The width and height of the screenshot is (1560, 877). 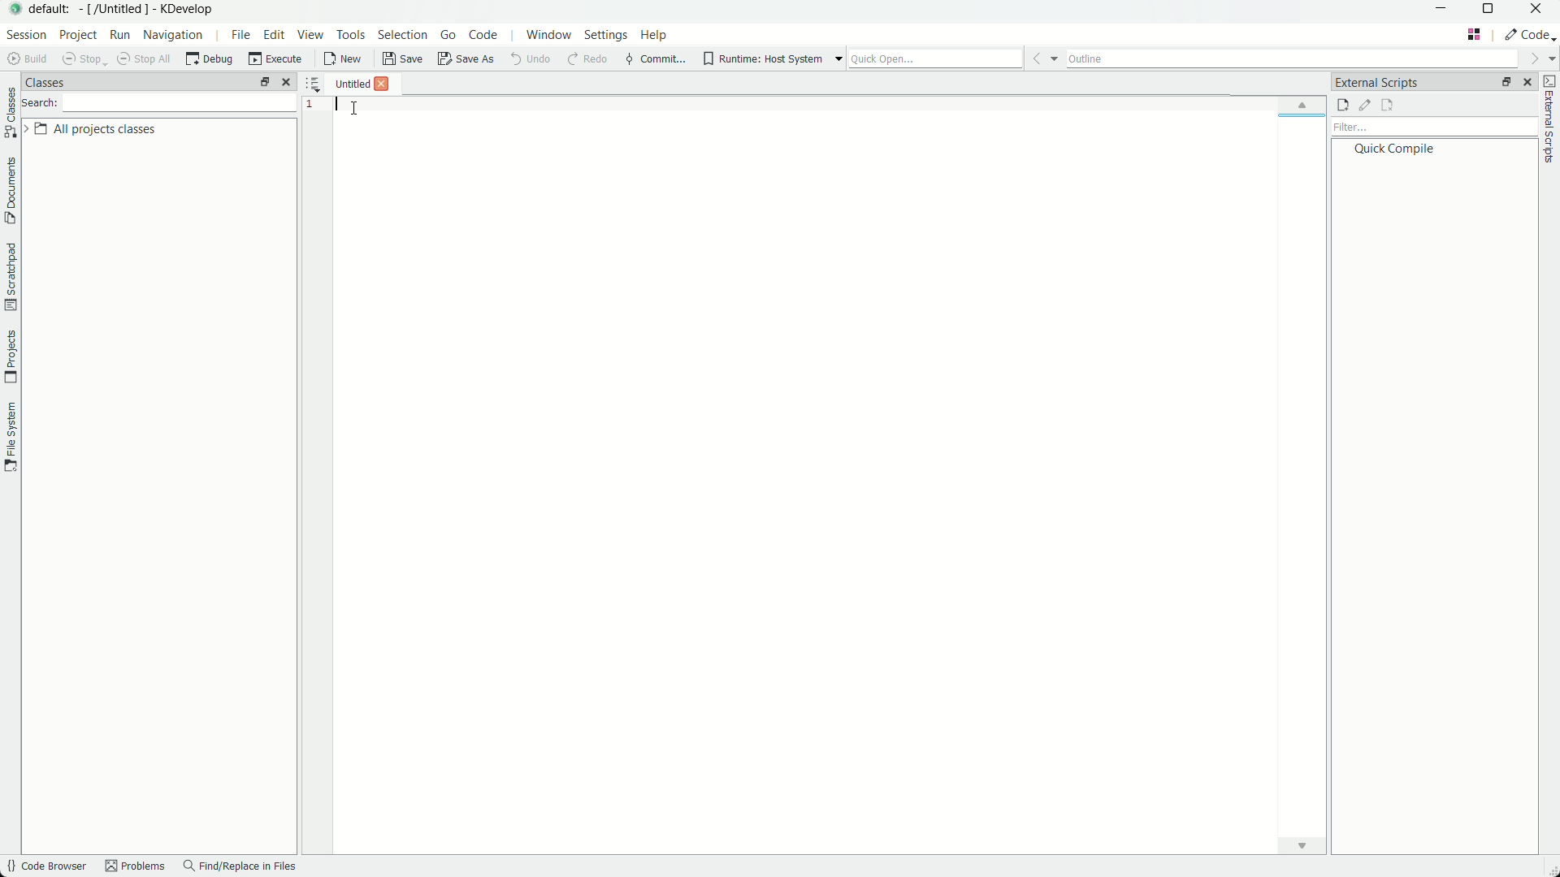 What do you see at coordinates (1473, 35) in the screenshot?
I see `change layout` at bounding box center [1473, 35].